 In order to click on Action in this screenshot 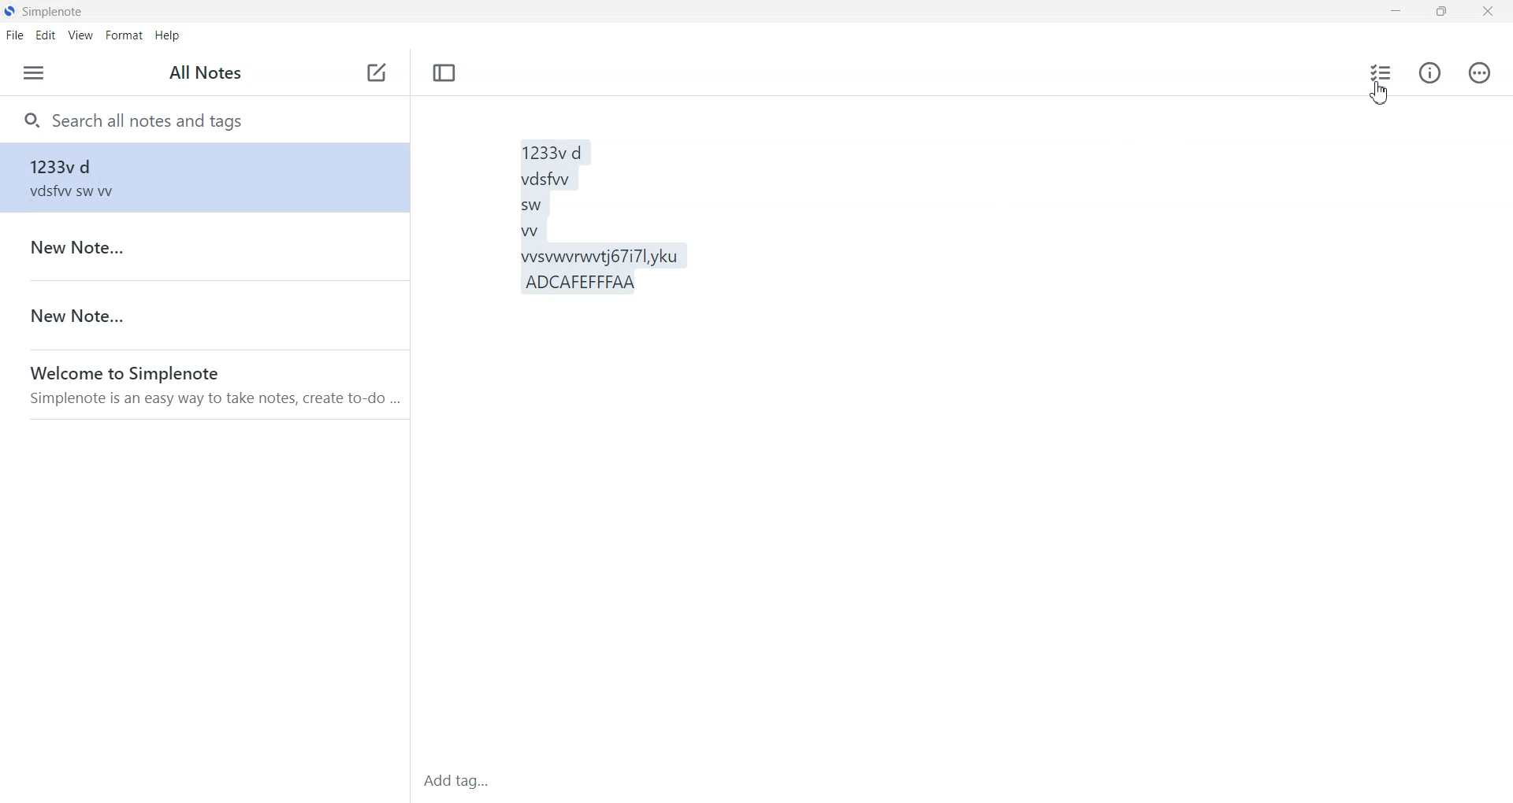, I will do `click(1480, 74)`.